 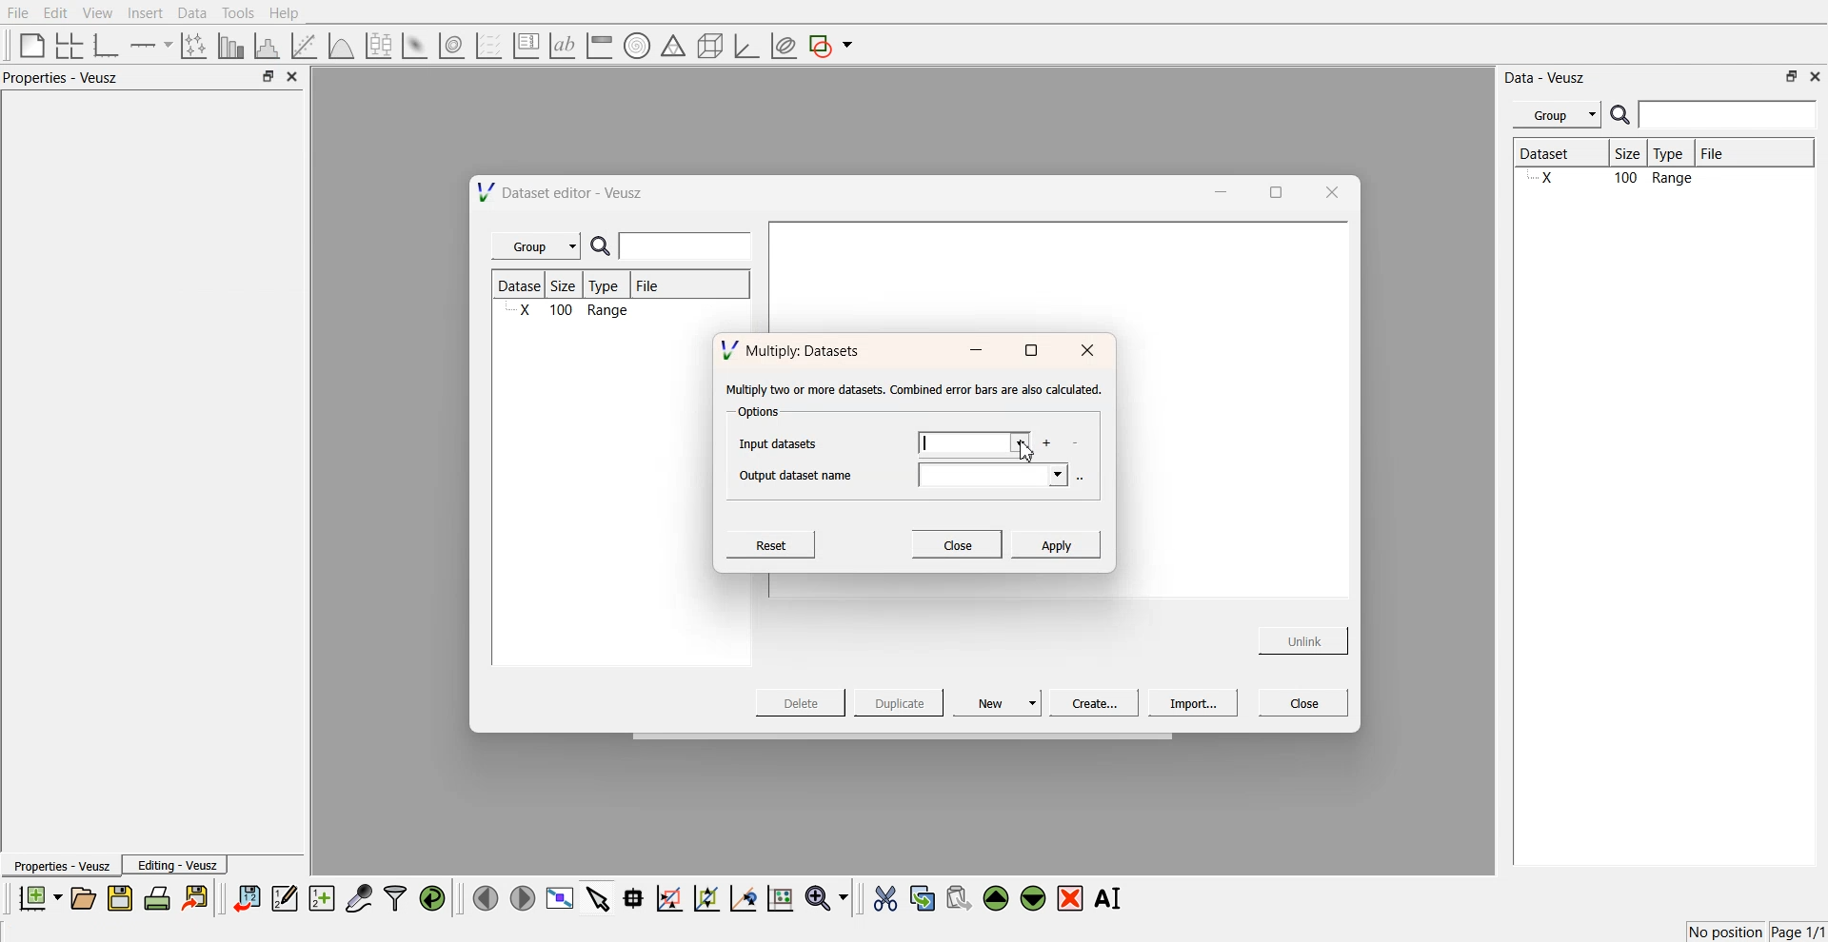 I want to click on plot a 2d datasets as image, so click(x=413, y=45).